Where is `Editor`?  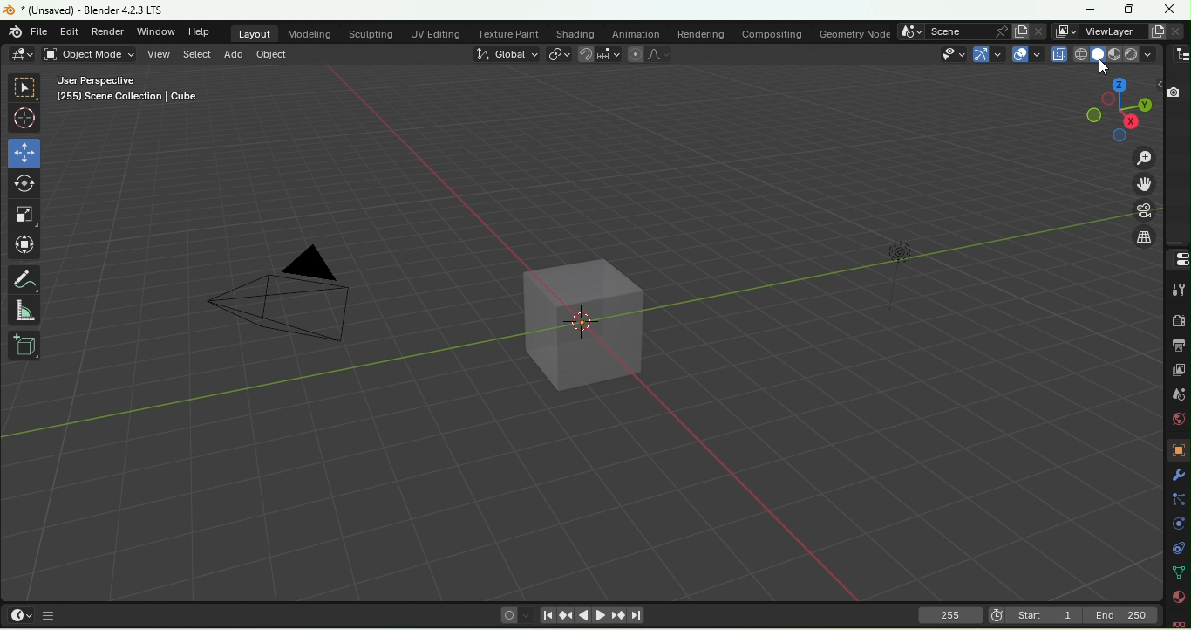
Editor is located at coordinates (24, 53).